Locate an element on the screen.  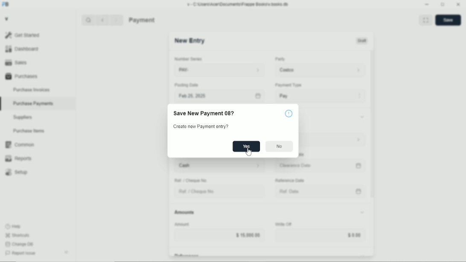
‘Save New Payment 08? is located at coordinates (202, 114).